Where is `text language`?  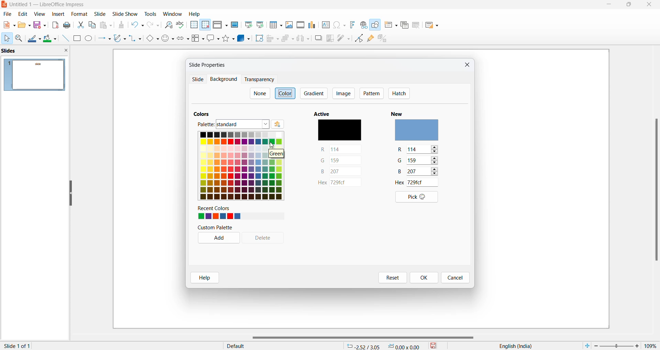
text language is located at coordinates (513, 346).